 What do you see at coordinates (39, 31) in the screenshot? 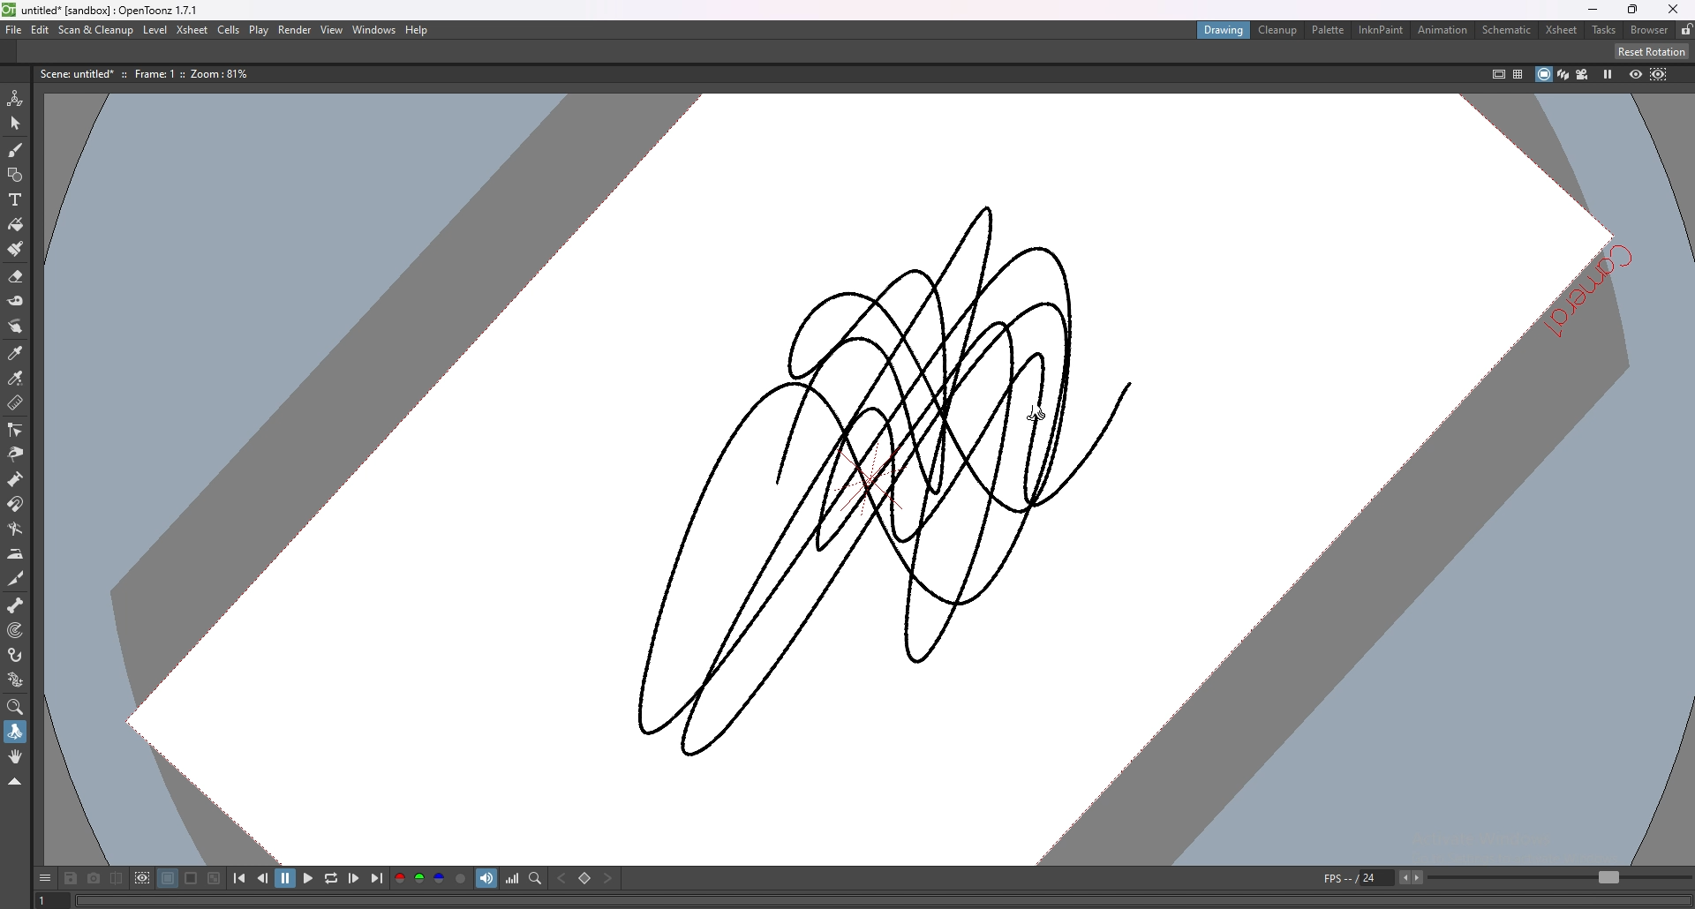
I see `edit` at bounding box center [39, 31].